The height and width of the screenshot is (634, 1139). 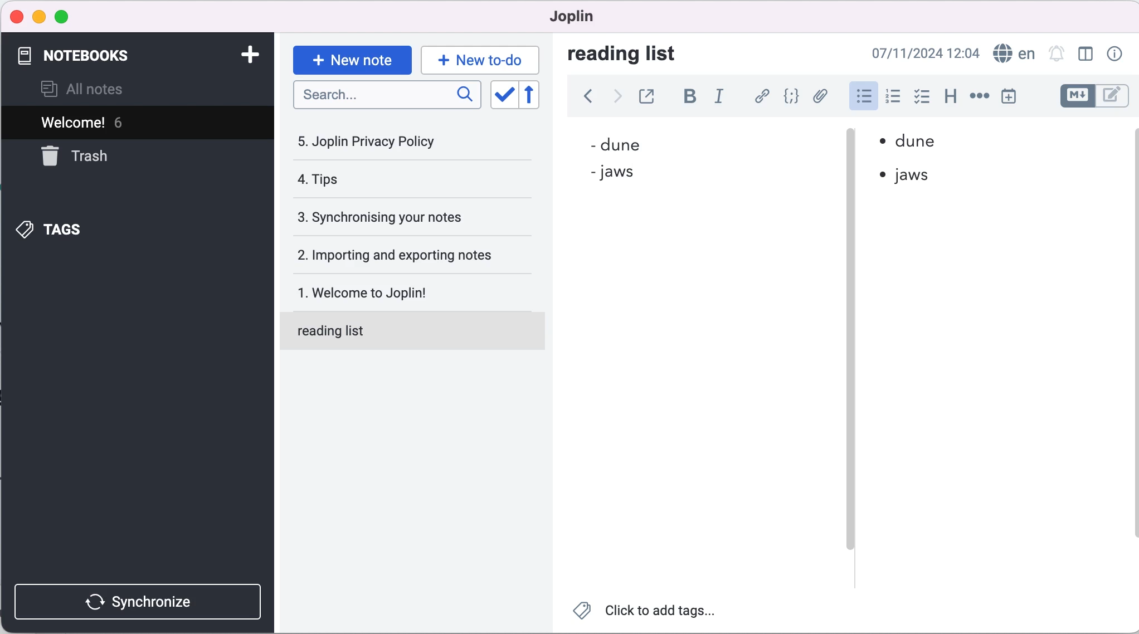 I want to click on close, so click(x=17, y=15).